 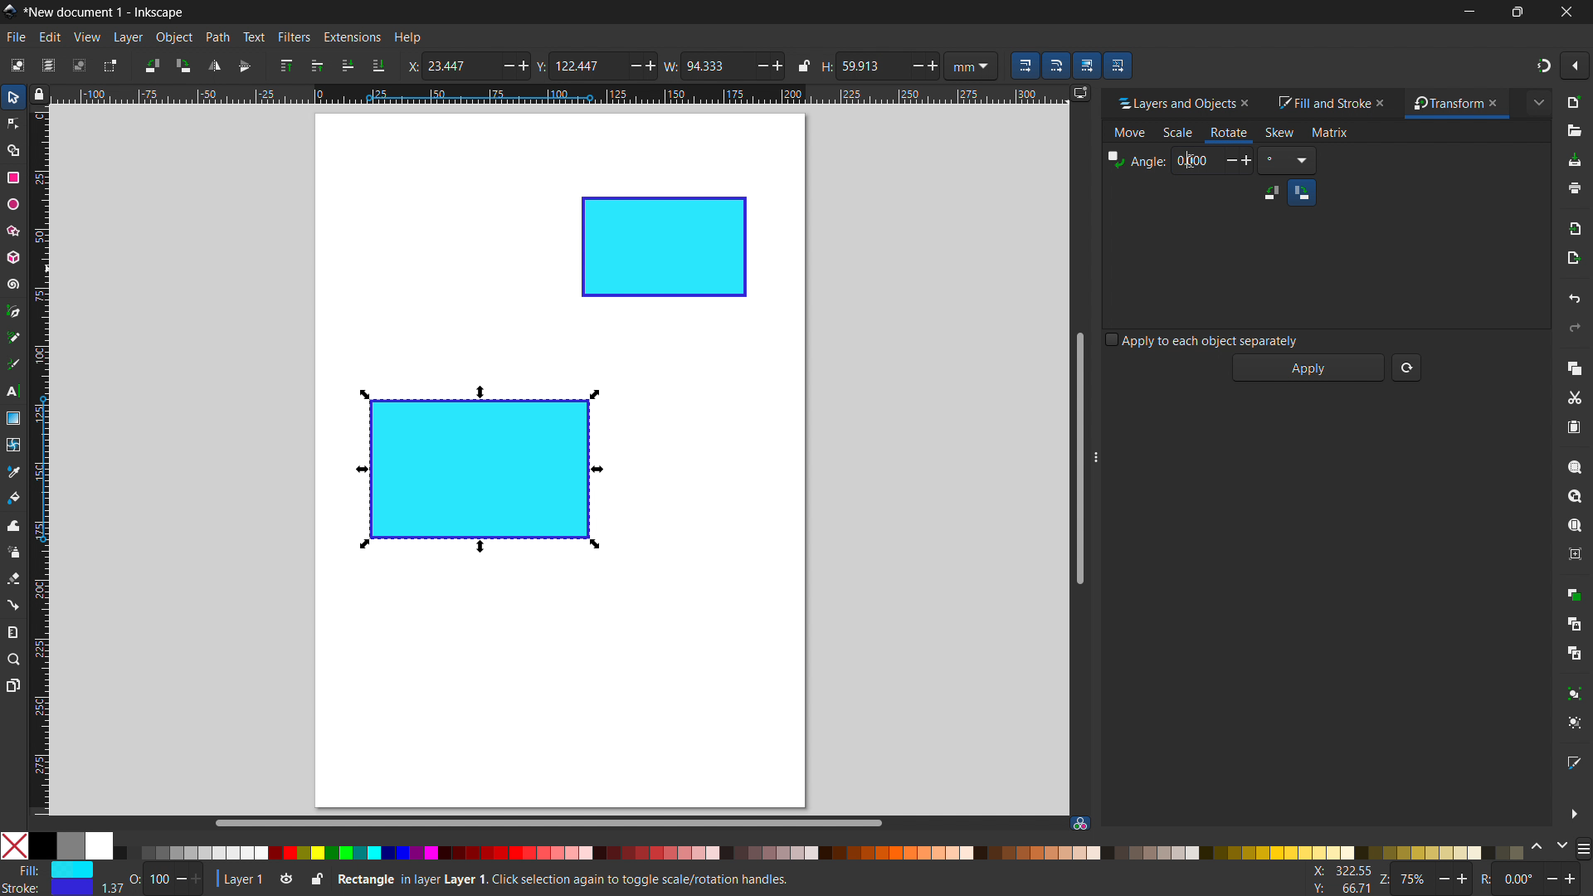 What do you see at coordinates (1025, 66) in the screenshot?
I see `when scaling objects, scale the stroke width by same proportion` at bounding box center [1025, 66].